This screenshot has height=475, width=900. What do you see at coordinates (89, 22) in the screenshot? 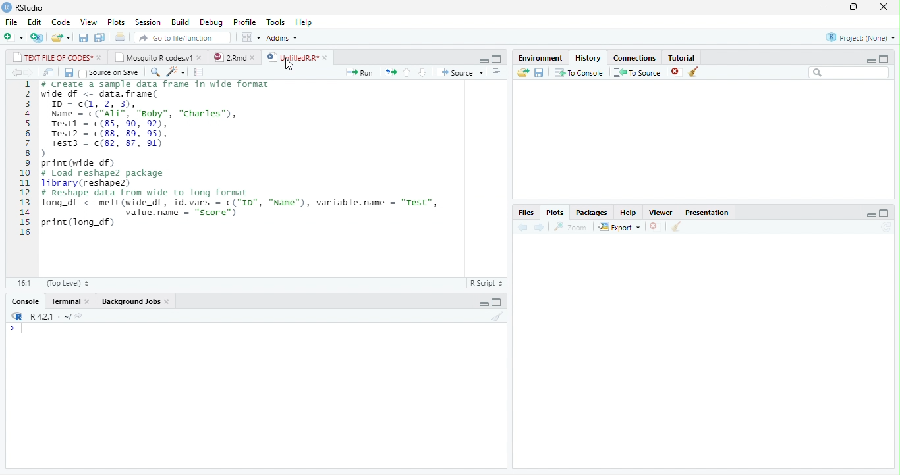
I see `View` at bounding box center [89, 22].